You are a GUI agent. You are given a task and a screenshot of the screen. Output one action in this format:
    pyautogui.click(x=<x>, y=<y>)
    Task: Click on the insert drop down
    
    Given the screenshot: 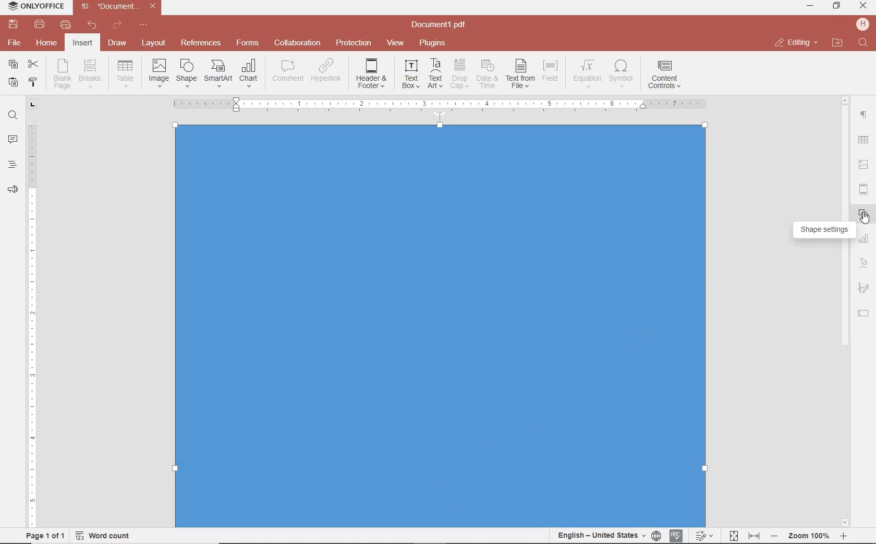 What is the action you would take?
    pyautogui.click(x=128, y=72)
    